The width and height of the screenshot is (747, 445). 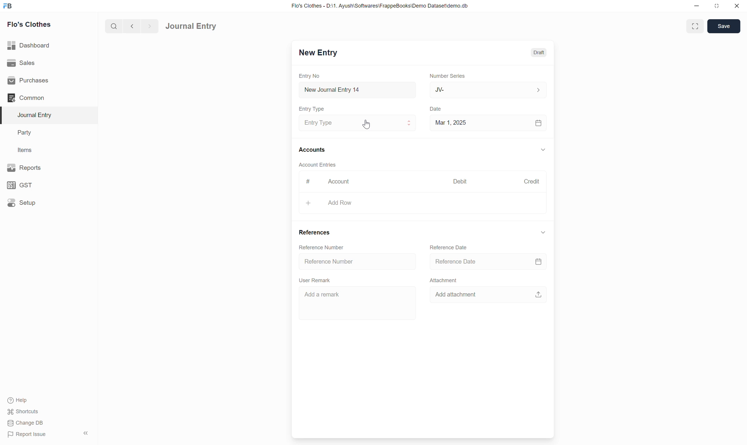 What do you see at coordinates (437, 109) in the screenshot?
I see `Date` at bounding box center [437, 109].